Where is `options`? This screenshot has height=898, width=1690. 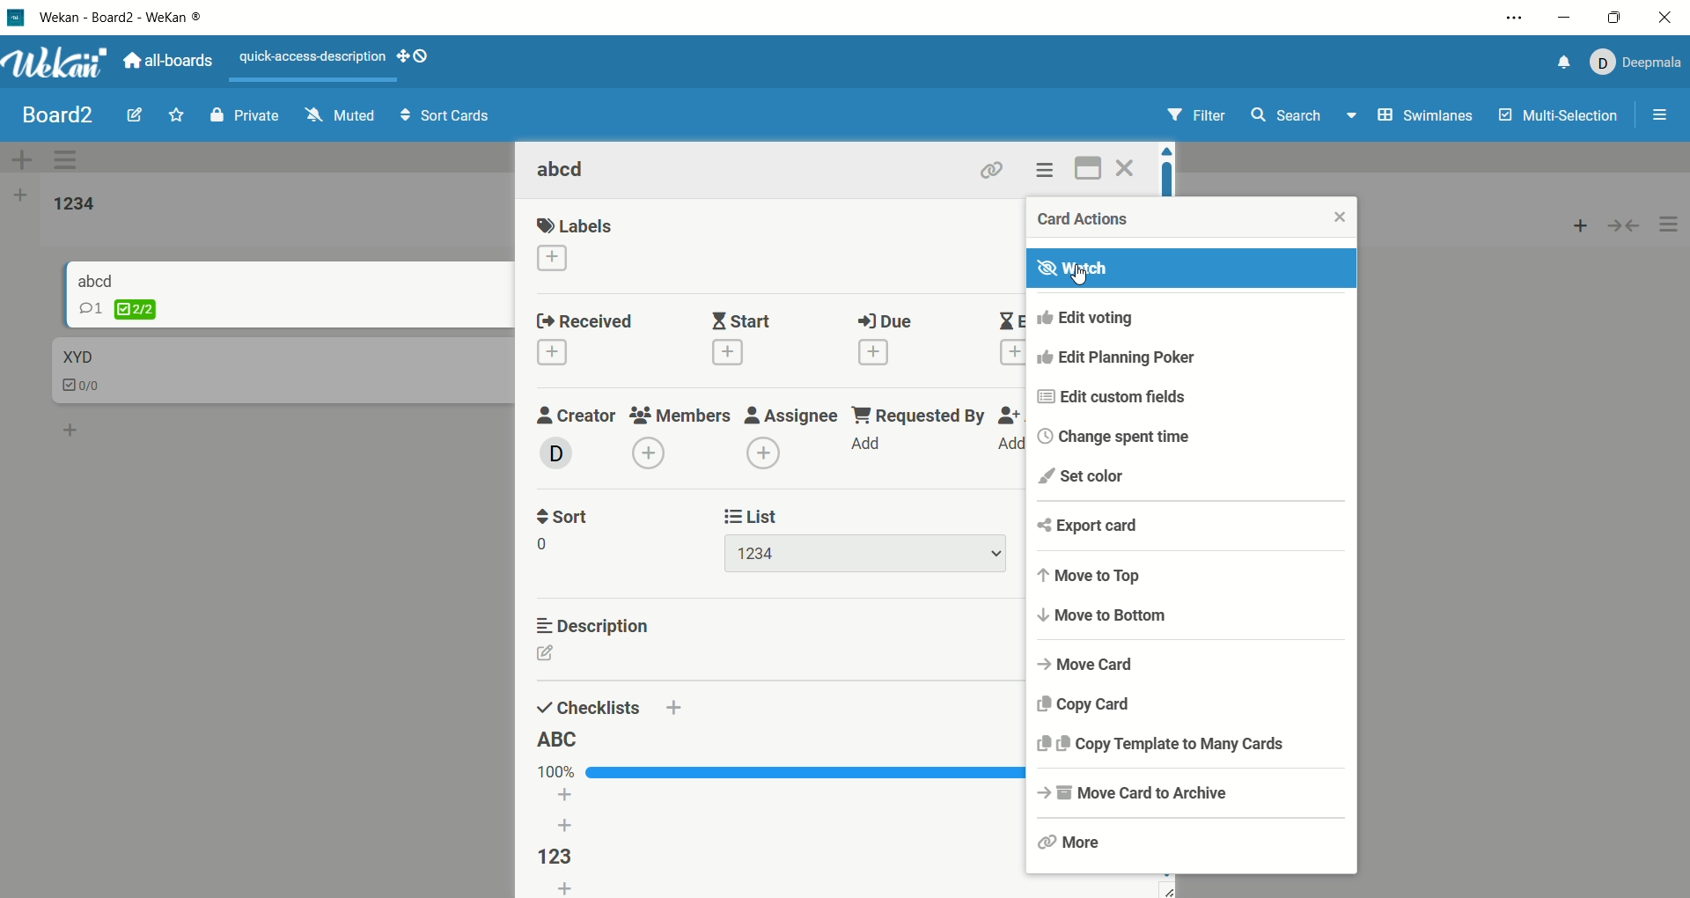
options is located at coordinates (1514, 17).